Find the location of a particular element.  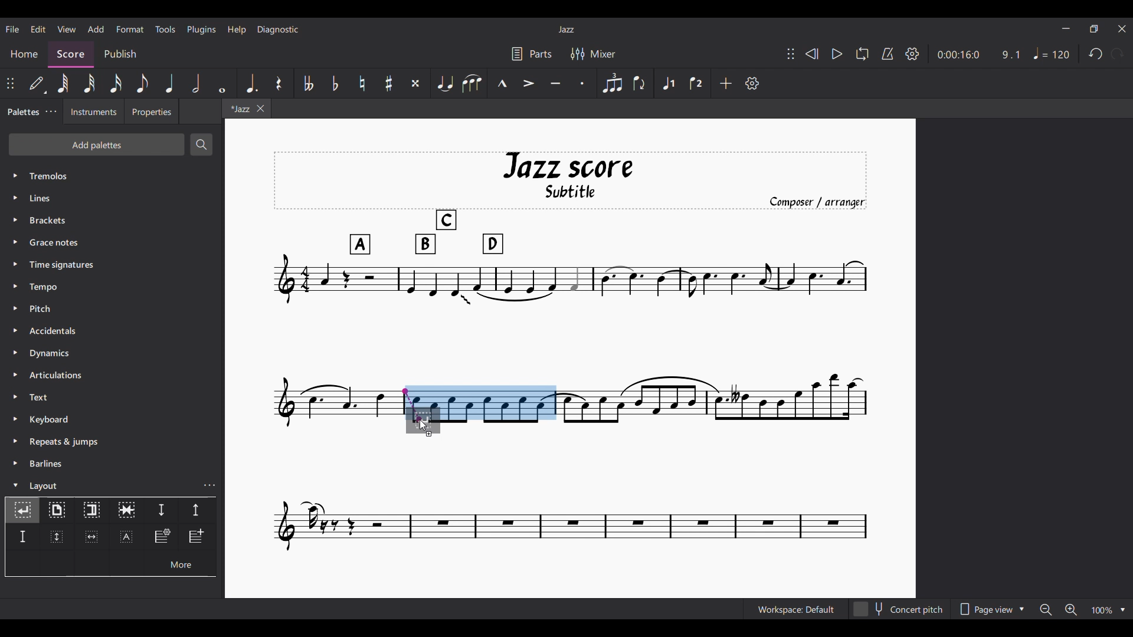

Palette settings is located at coordinates (51, 111).